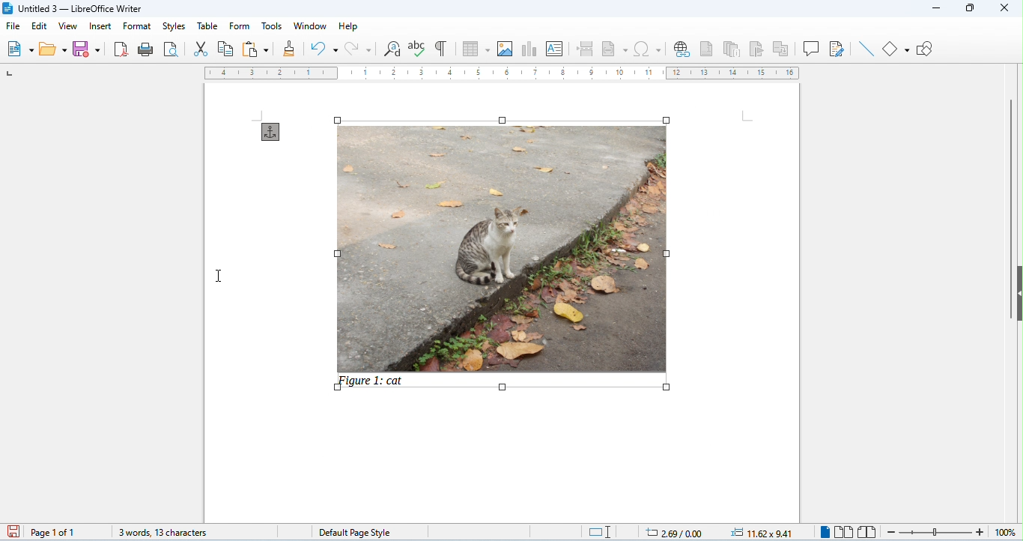 The image size is (1023, 541). I want to click on multi view, so click(844, 532).